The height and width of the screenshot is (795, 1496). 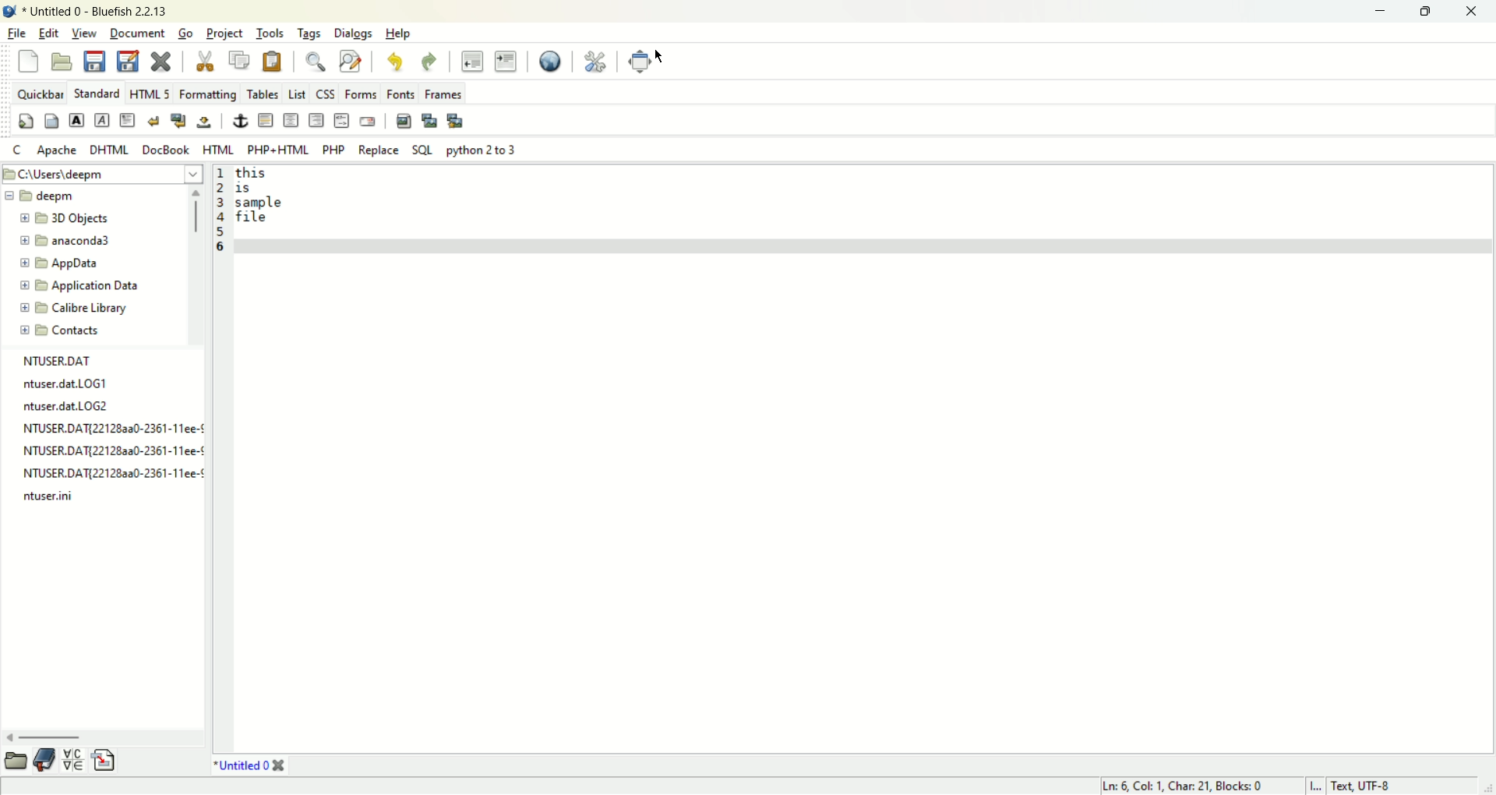 What do you see at coordinates (1475, 13) in the screenshot?
I see `close` at bounding box center [1475, 13].